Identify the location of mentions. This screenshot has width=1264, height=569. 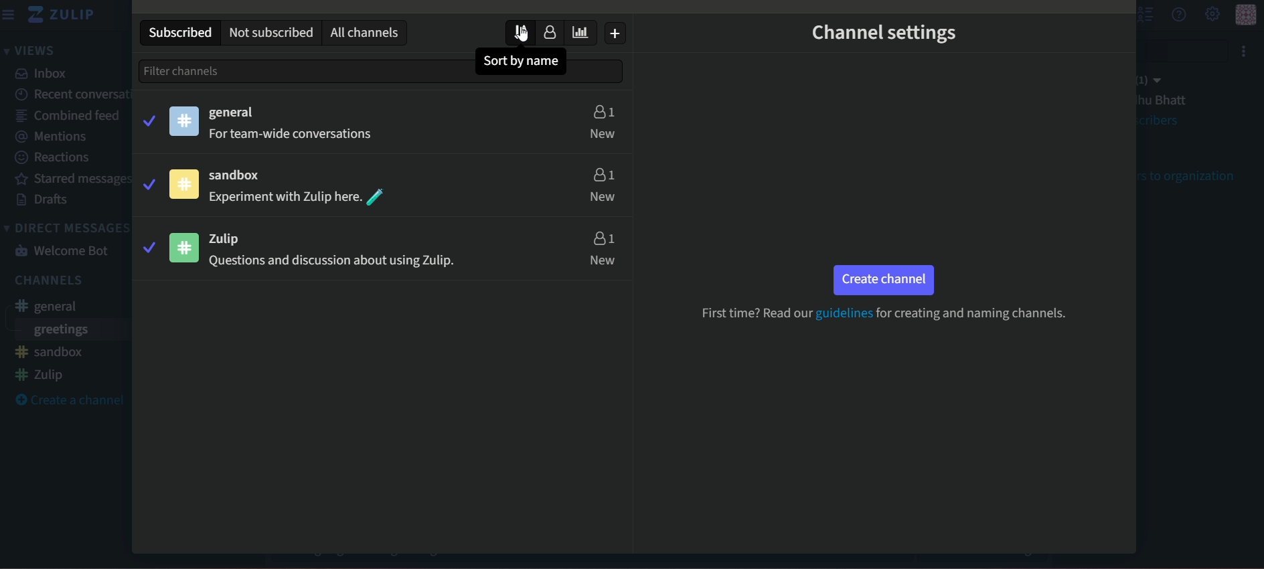
(52, 135).